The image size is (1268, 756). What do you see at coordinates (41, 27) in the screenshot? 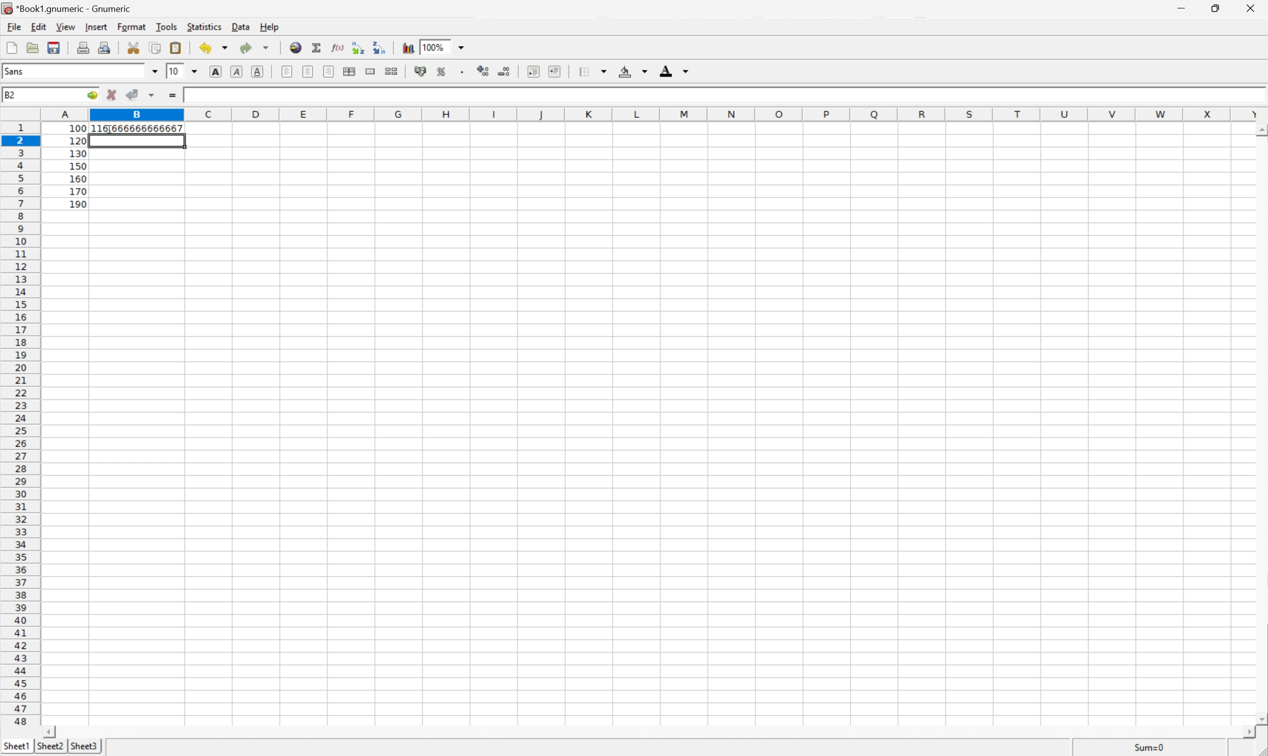
I see `Edit` at bounding box center [41, 27].